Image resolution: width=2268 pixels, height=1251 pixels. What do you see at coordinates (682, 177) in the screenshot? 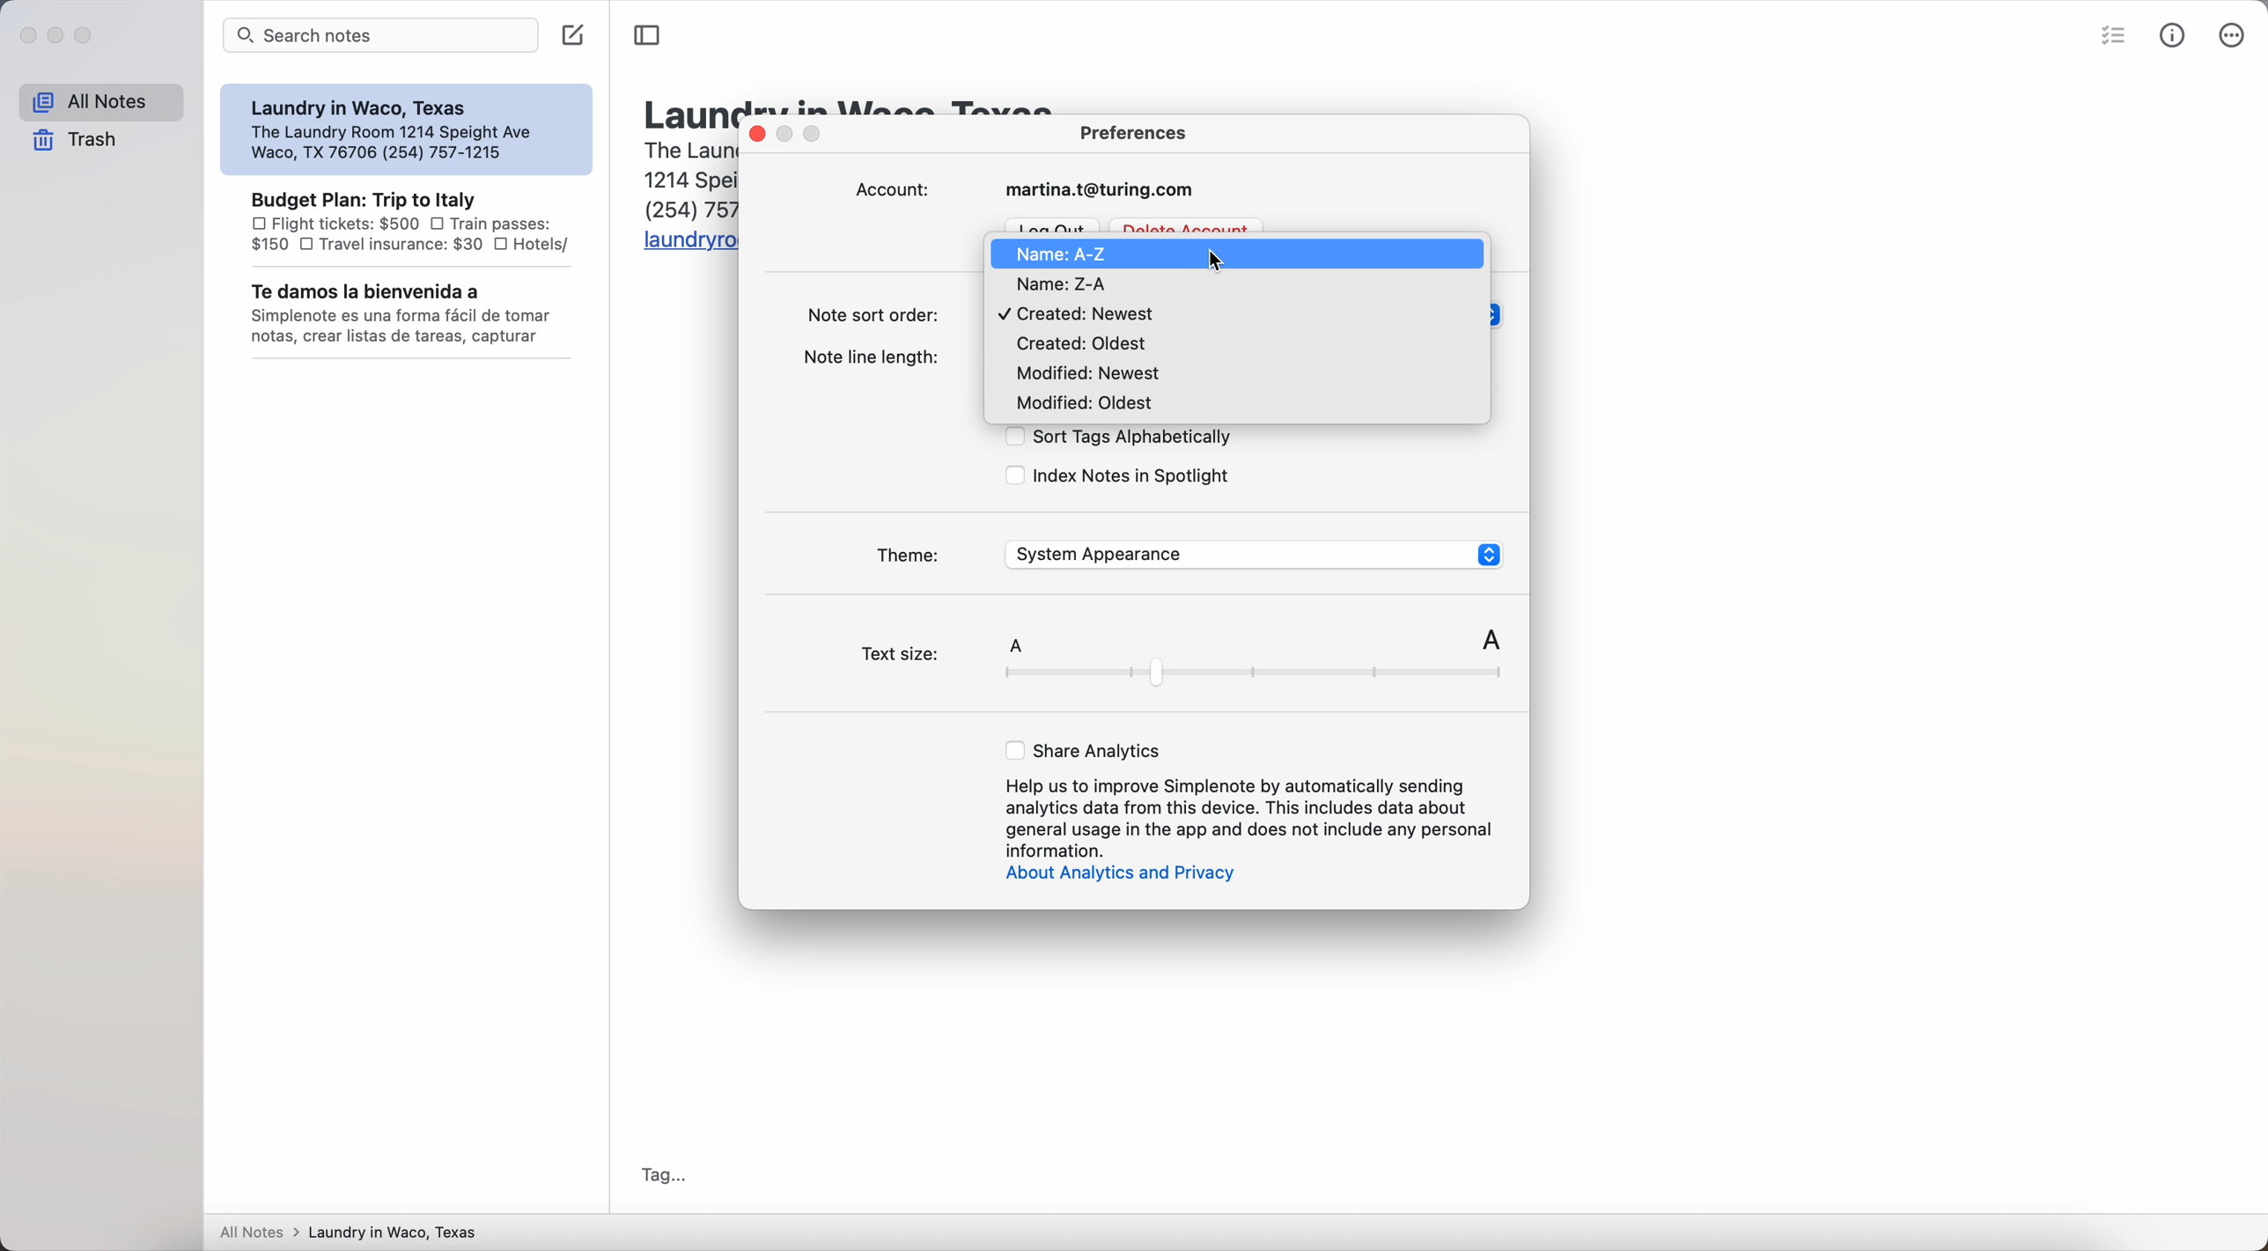
I see `body text: The Laundry Room 1214 Speight Ave Waco, TX 76706 (254) 757-1215` at bounding box center [682, 177].